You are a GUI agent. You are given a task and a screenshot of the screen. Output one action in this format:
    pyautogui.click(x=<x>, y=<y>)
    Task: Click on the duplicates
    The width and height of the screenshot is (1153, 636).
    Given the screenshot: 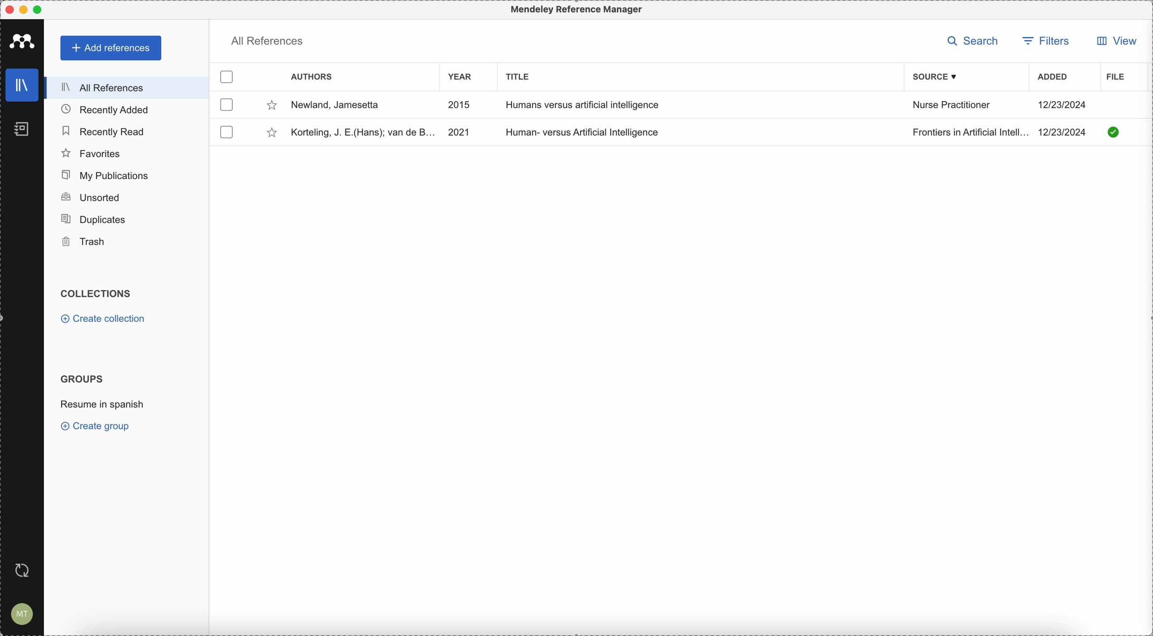 What is the action you would take?
    pyautogui.click(x=99, y=218)
    